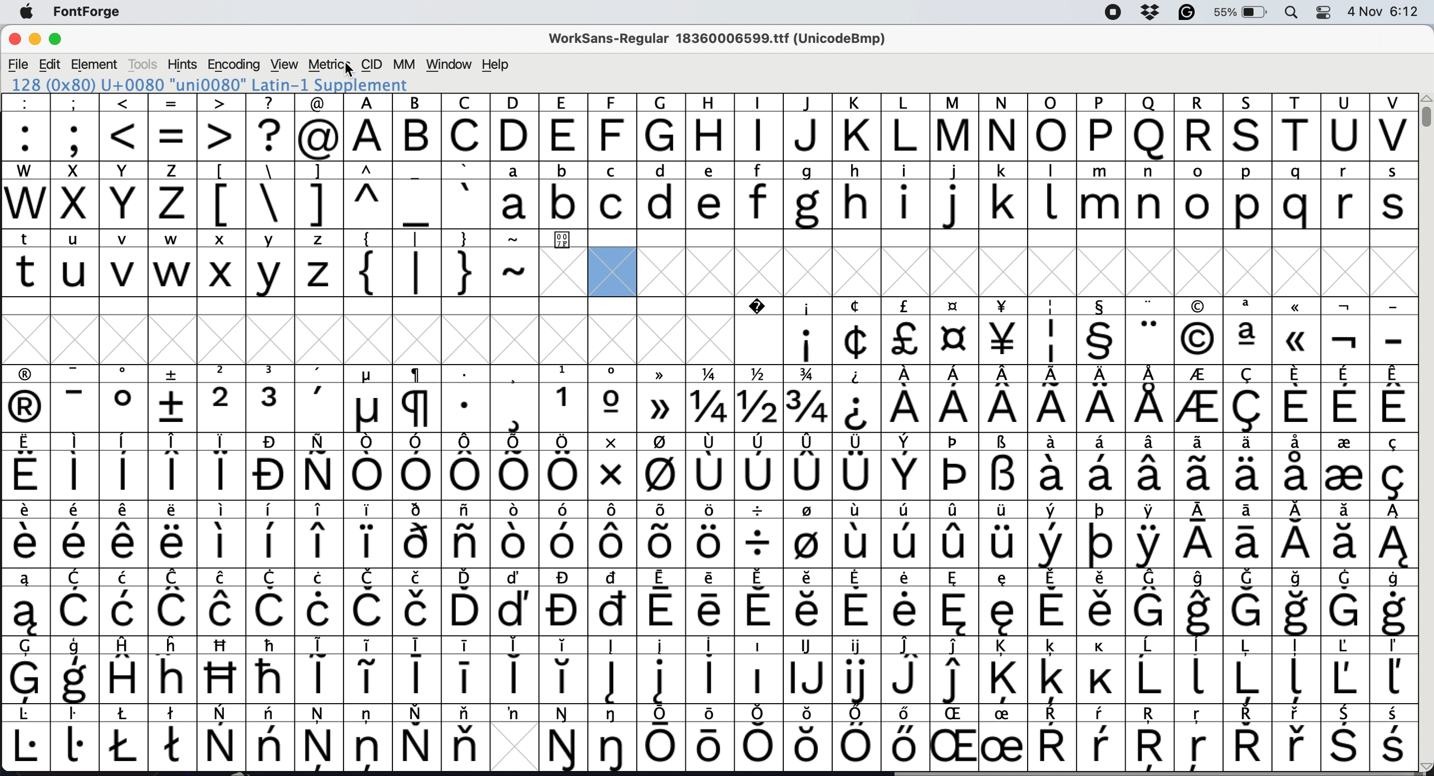 This screenshot has width=1434, height=776. I want to click on dropbox, so click(1155, 11).